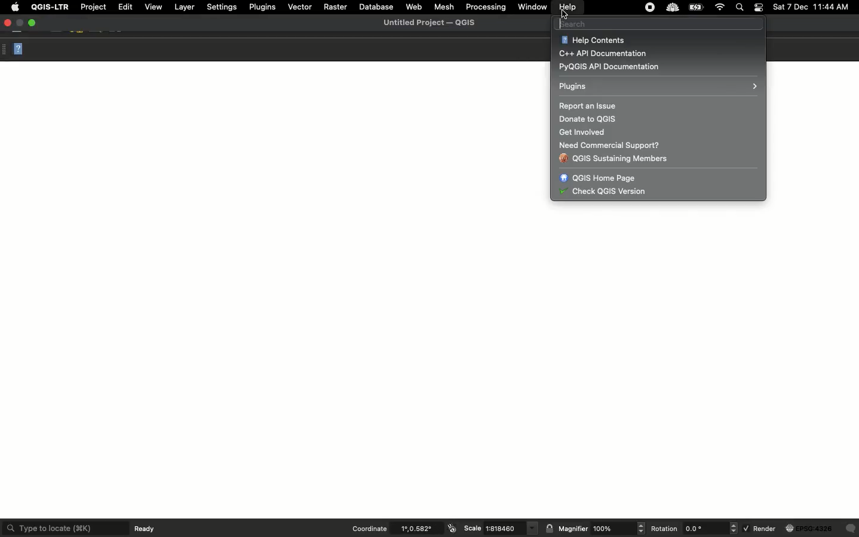  I want to click on Rotation, so click(693, 530).